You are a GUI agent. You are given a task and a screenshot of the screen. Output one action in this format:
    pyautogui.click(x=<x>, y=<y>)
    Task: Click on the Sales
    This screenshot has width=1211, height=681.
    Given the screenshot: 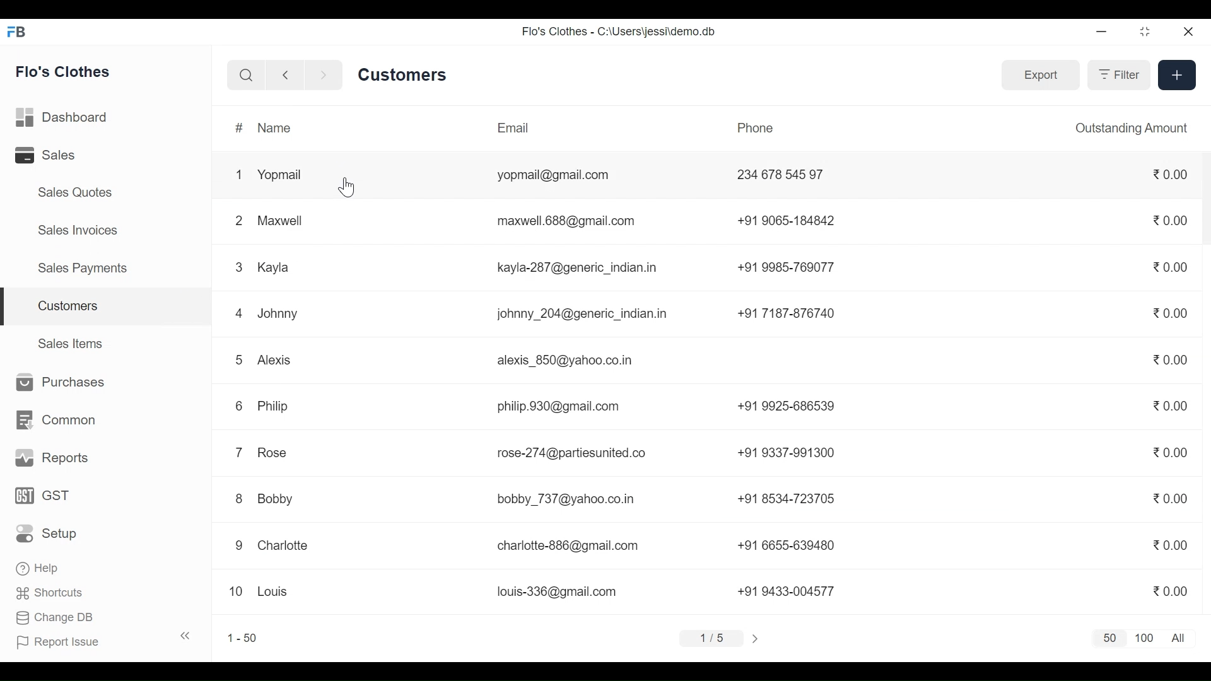 What is the action you would take?
    pyautogui.click(x=62, y=154)
    